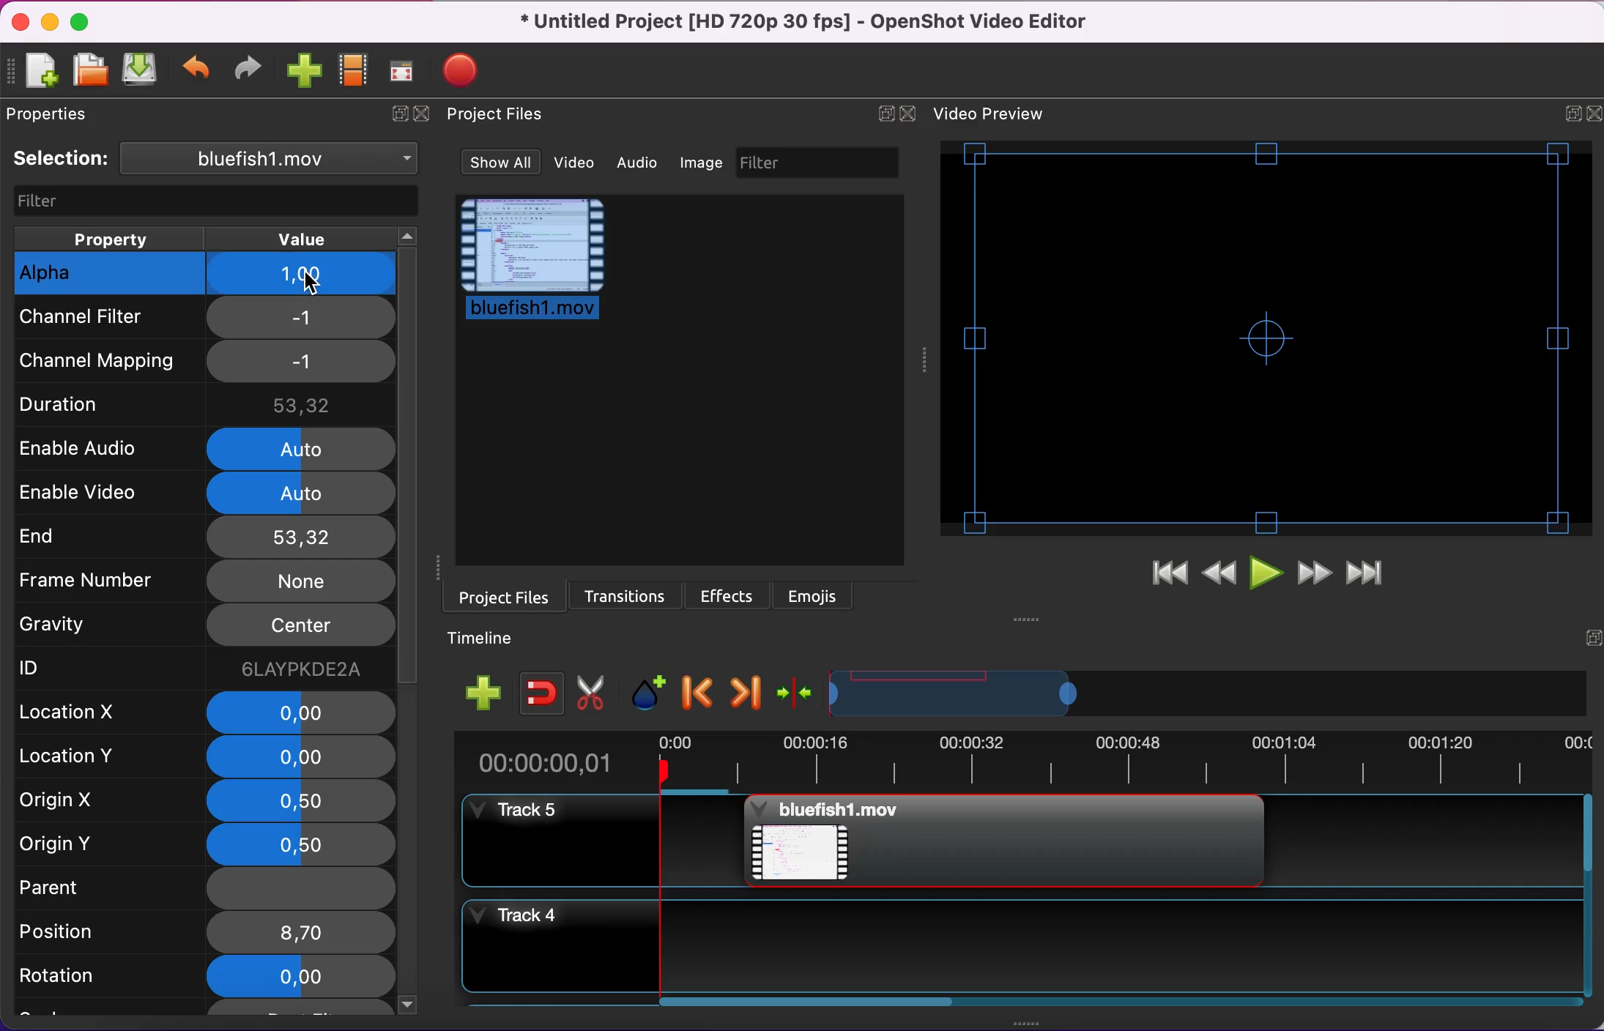  I want to click on jump to start, so click(1164, 569).